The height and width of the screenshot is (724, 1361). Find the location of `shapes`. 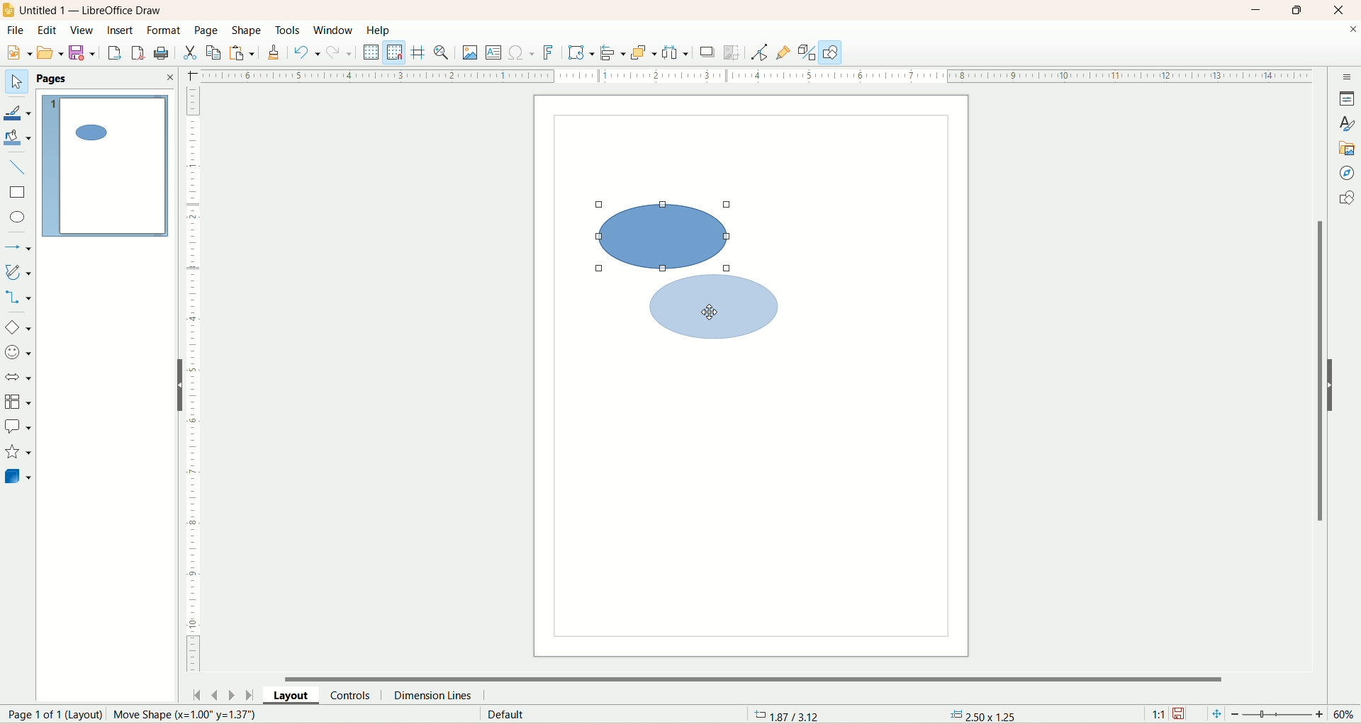

shapes is located at coordinates (1345, 198).